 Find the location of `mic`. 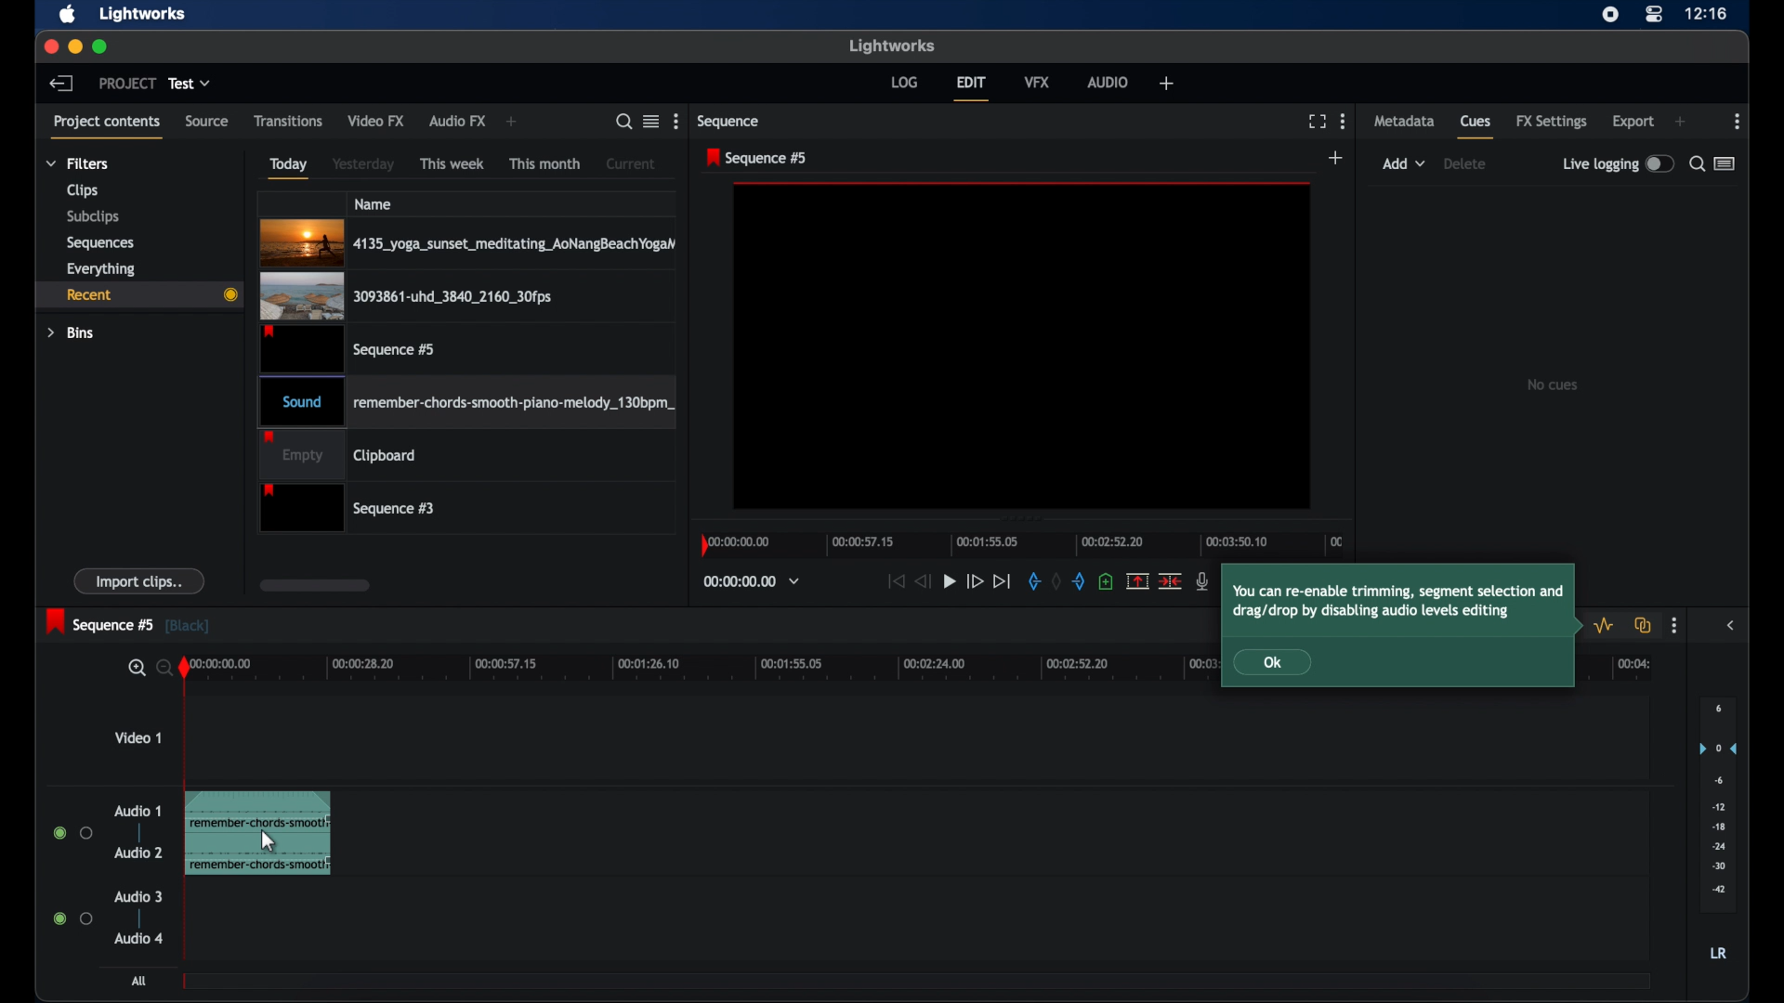

mic is located at coordinates (1203, 581).